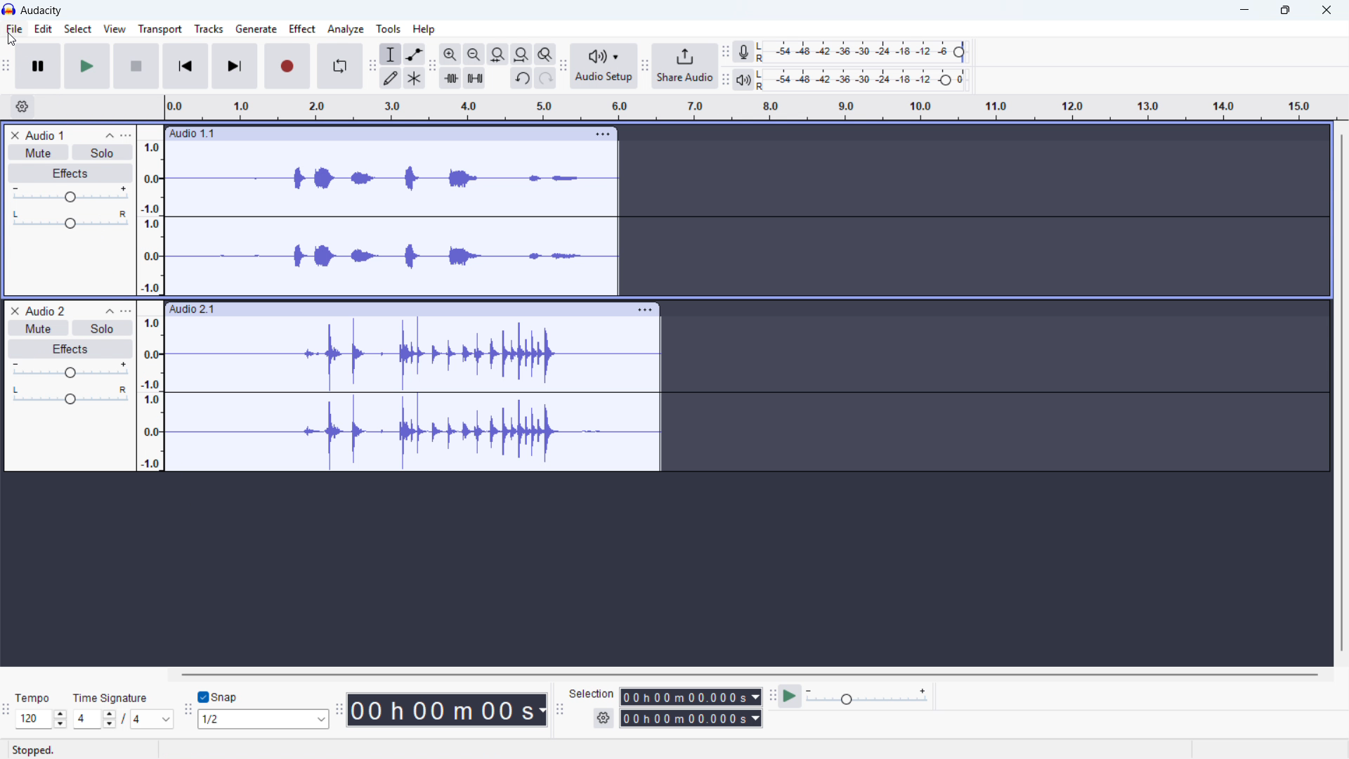 This screenshot has width=1349, height=759. Describe the element at coordinates (110, 135) in the screenshot. I see `Collapse ` at that location.